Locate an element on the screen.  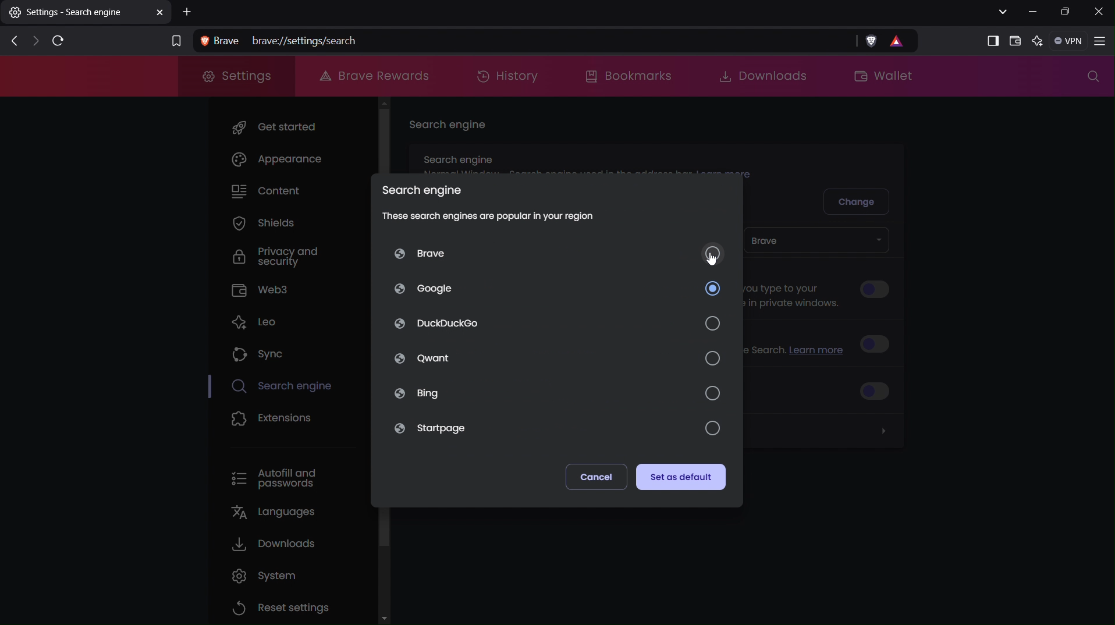
Brave  is located at coordinates (559, 253).